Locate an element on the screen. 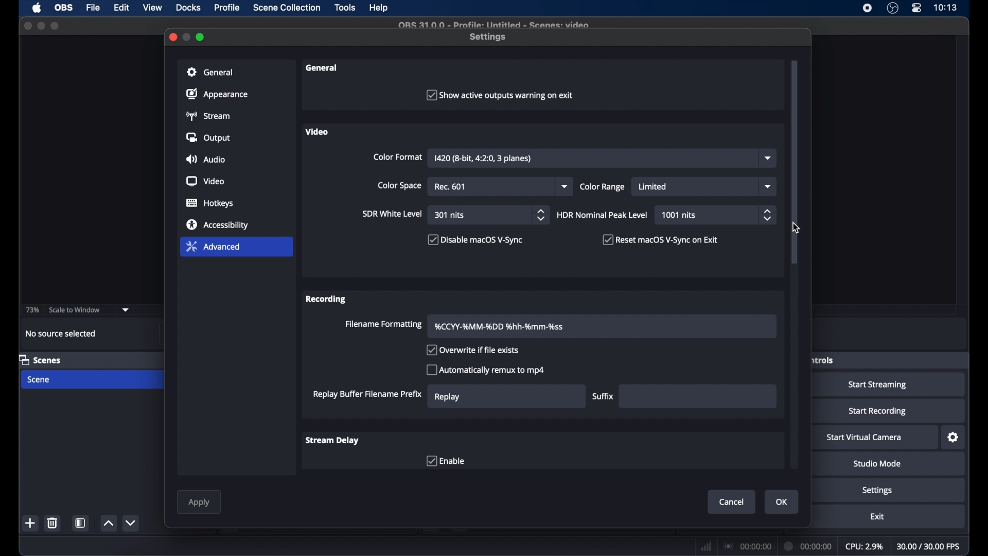  I420  is located at coordinates (483, 159).